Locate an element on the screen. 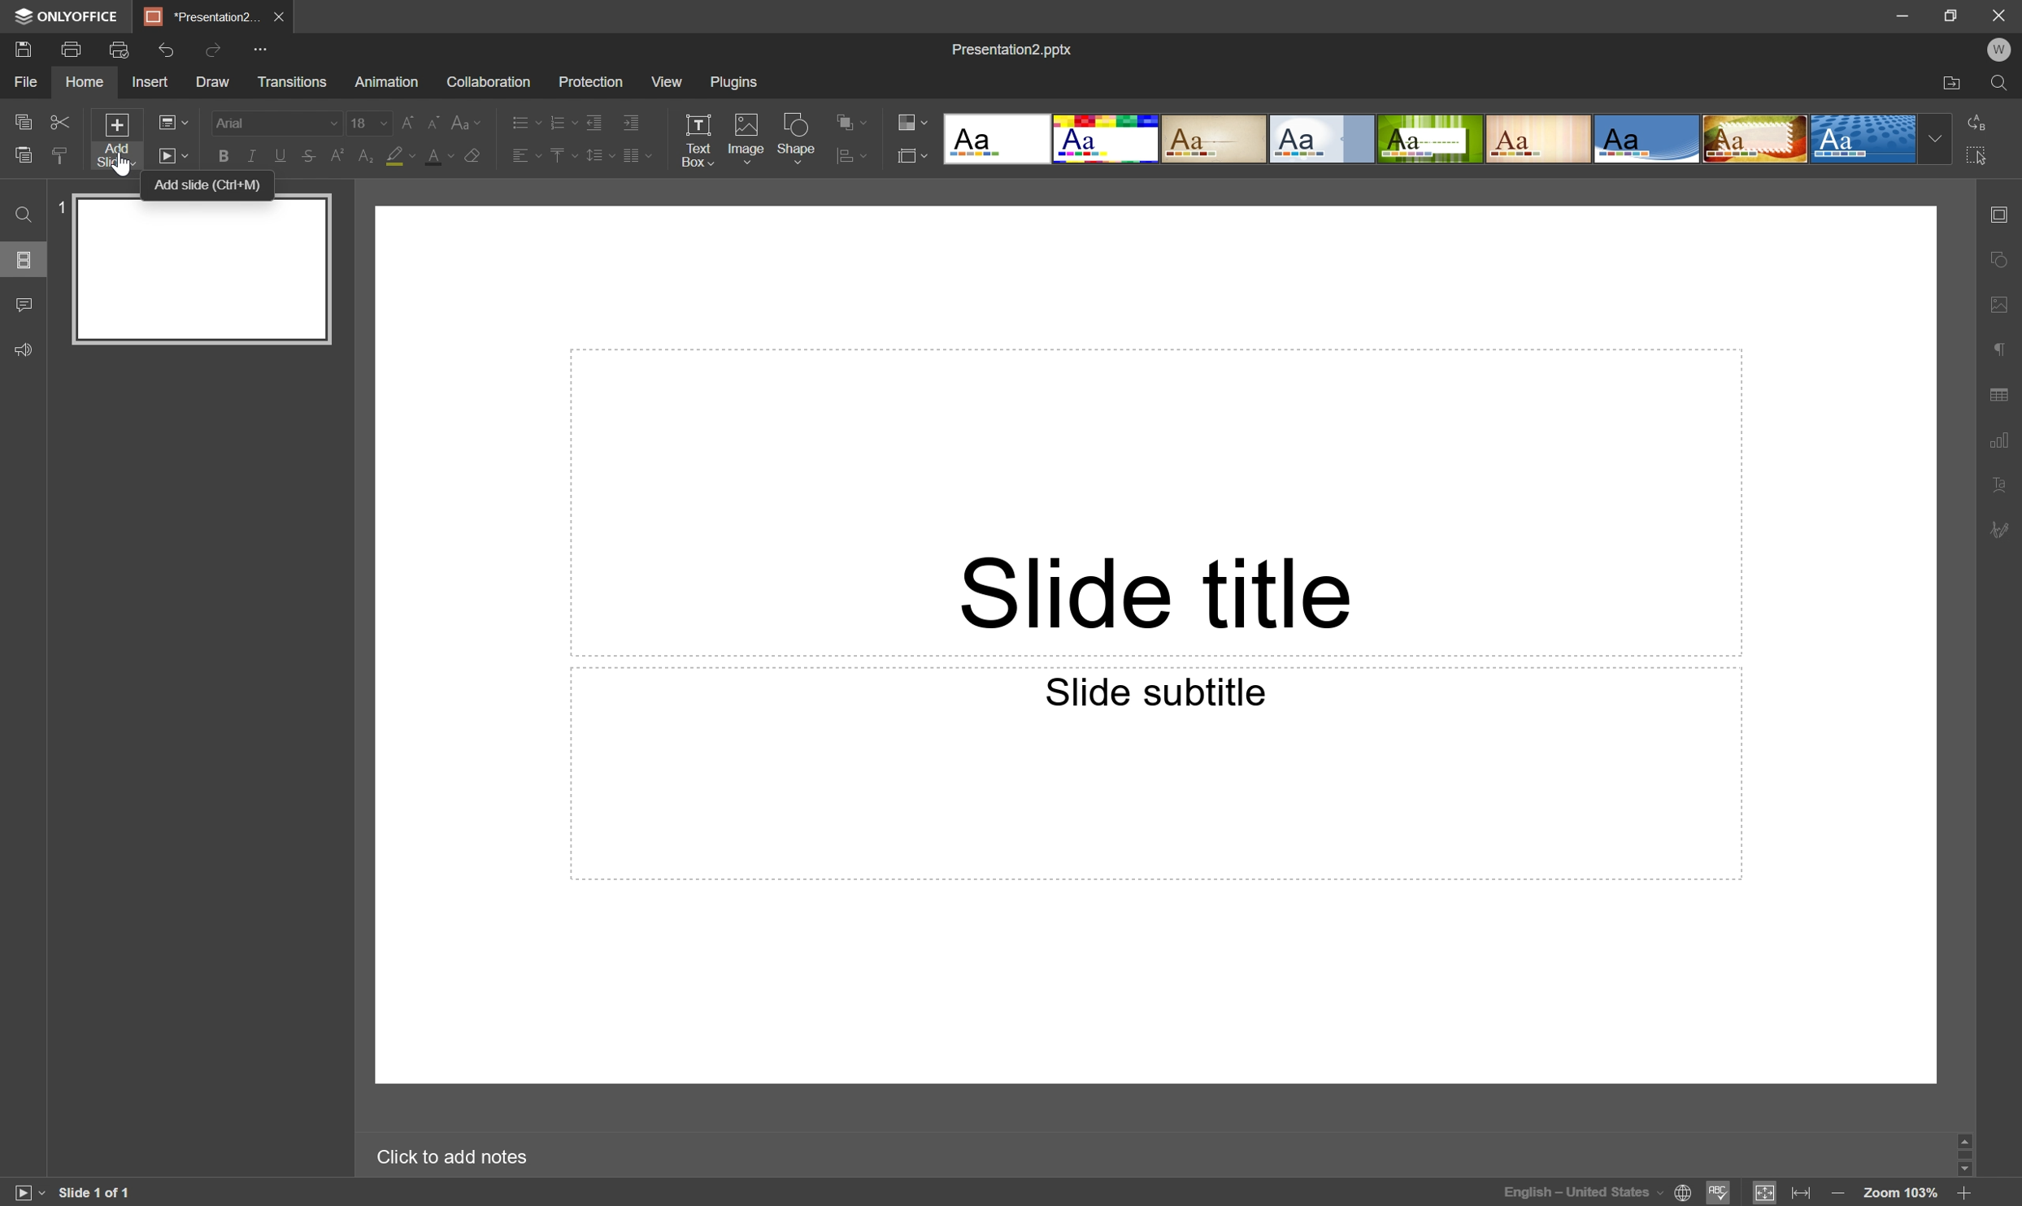 This screenshot has width=2022, height=1206. Transitions is located at coordinates (292, 84).